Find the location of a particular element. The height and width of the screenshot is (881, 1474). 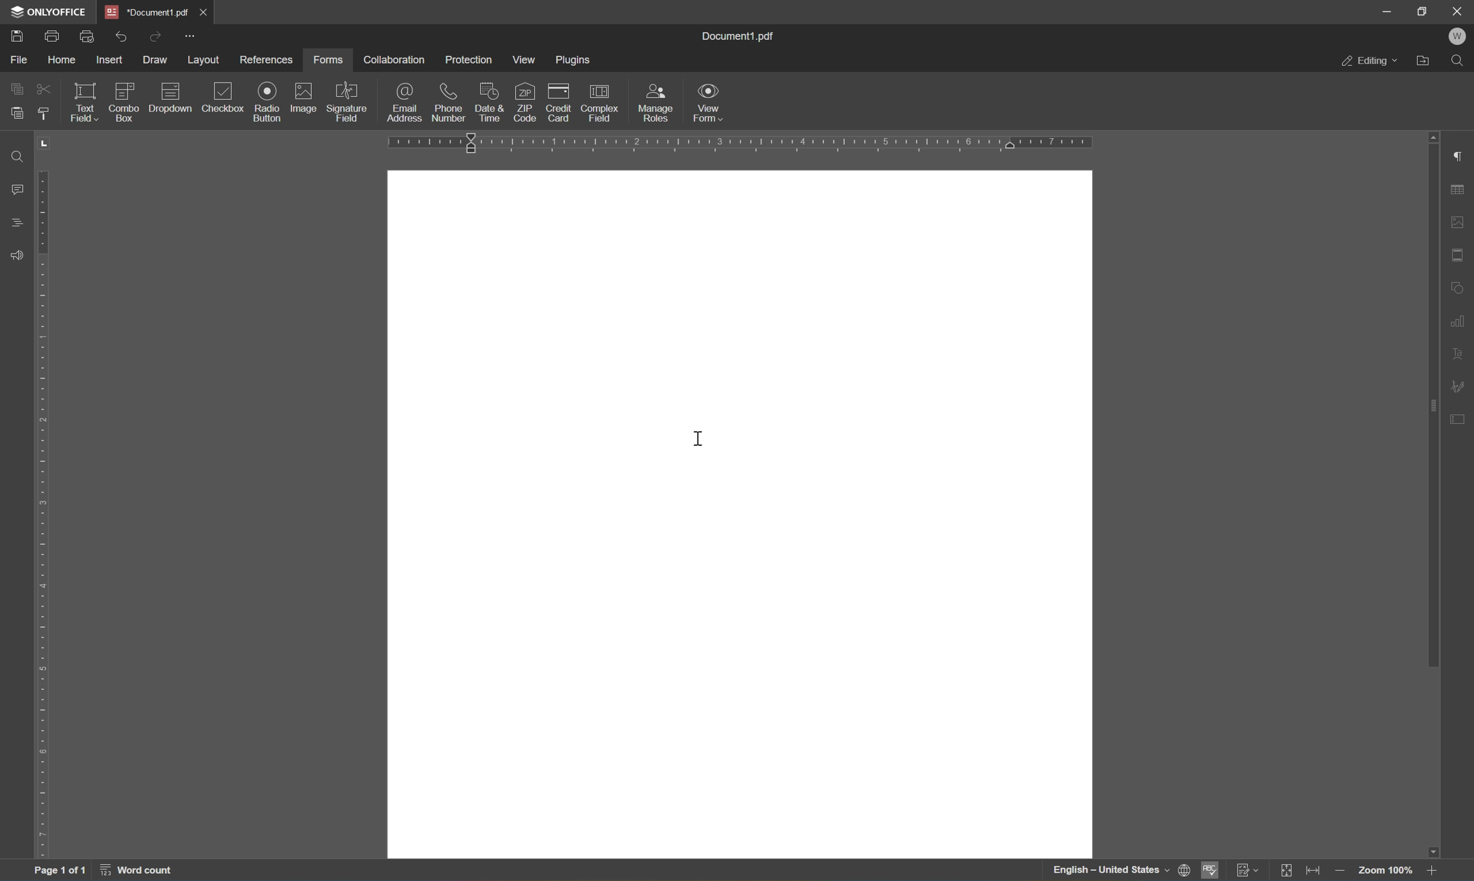

draw is located at coordinates (154, 58).